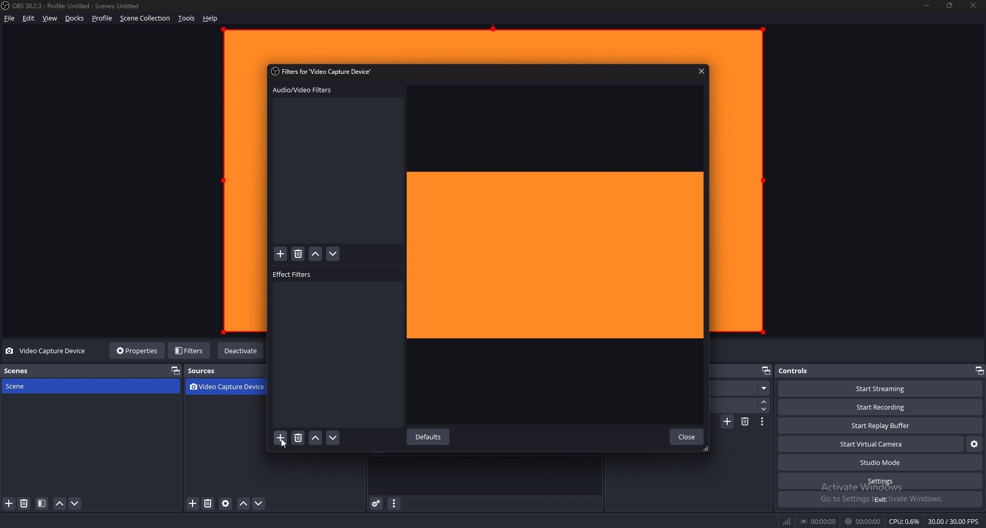 This screenshot has height=528, width=986. I want to click on deactivate, so click(241, 351).